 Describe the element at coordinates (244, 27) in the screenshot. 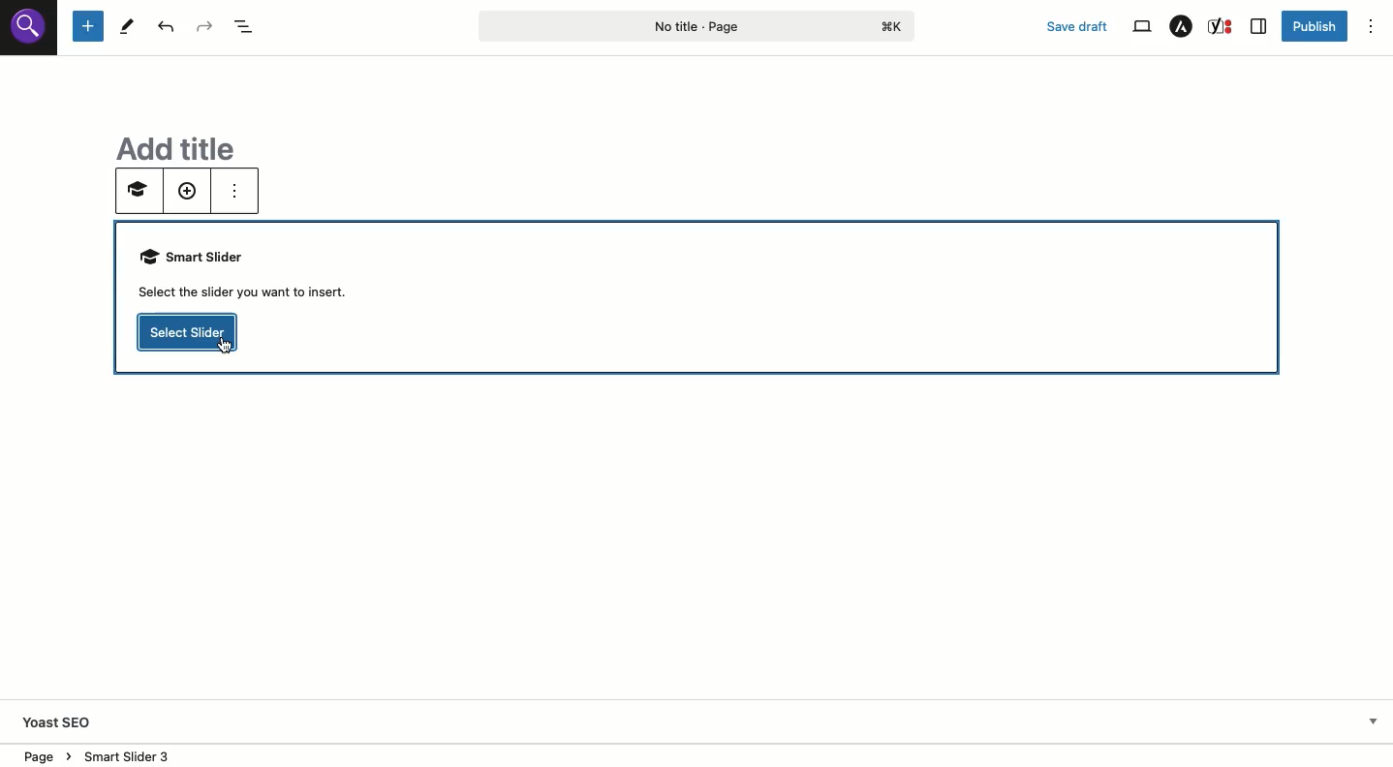

I see `Document overview` at that location.